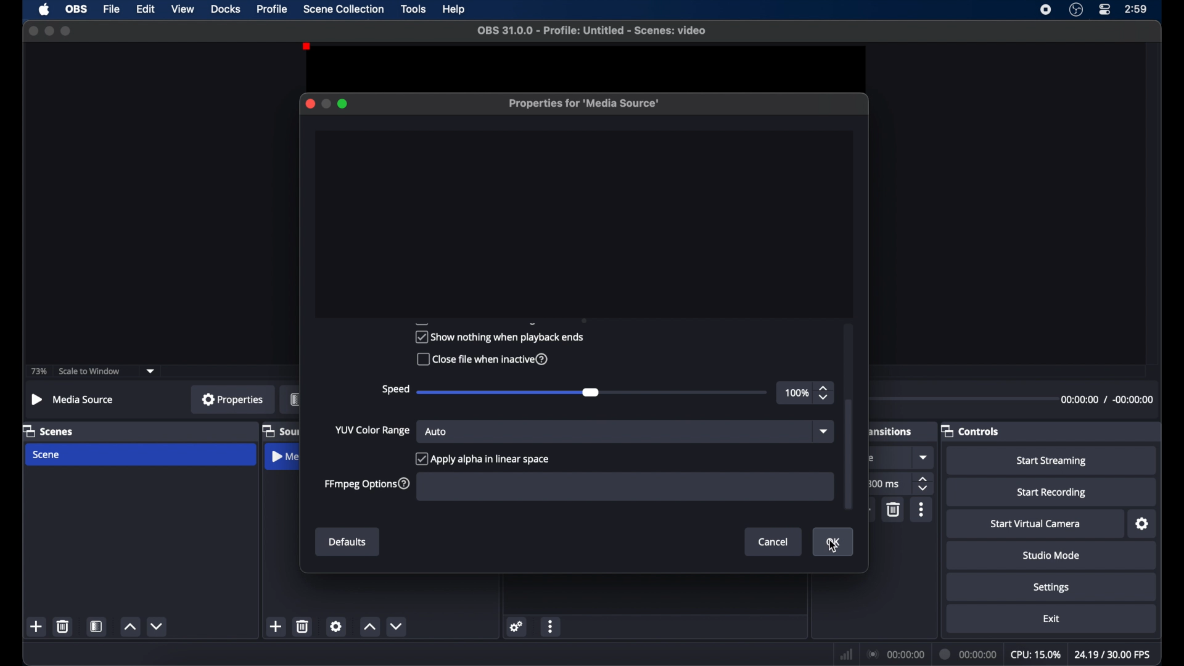 The height and width of the screenshot is (666, 1184). Describe the element at coordinates (146, 10) in the screenshot. I see `edit` at that location.